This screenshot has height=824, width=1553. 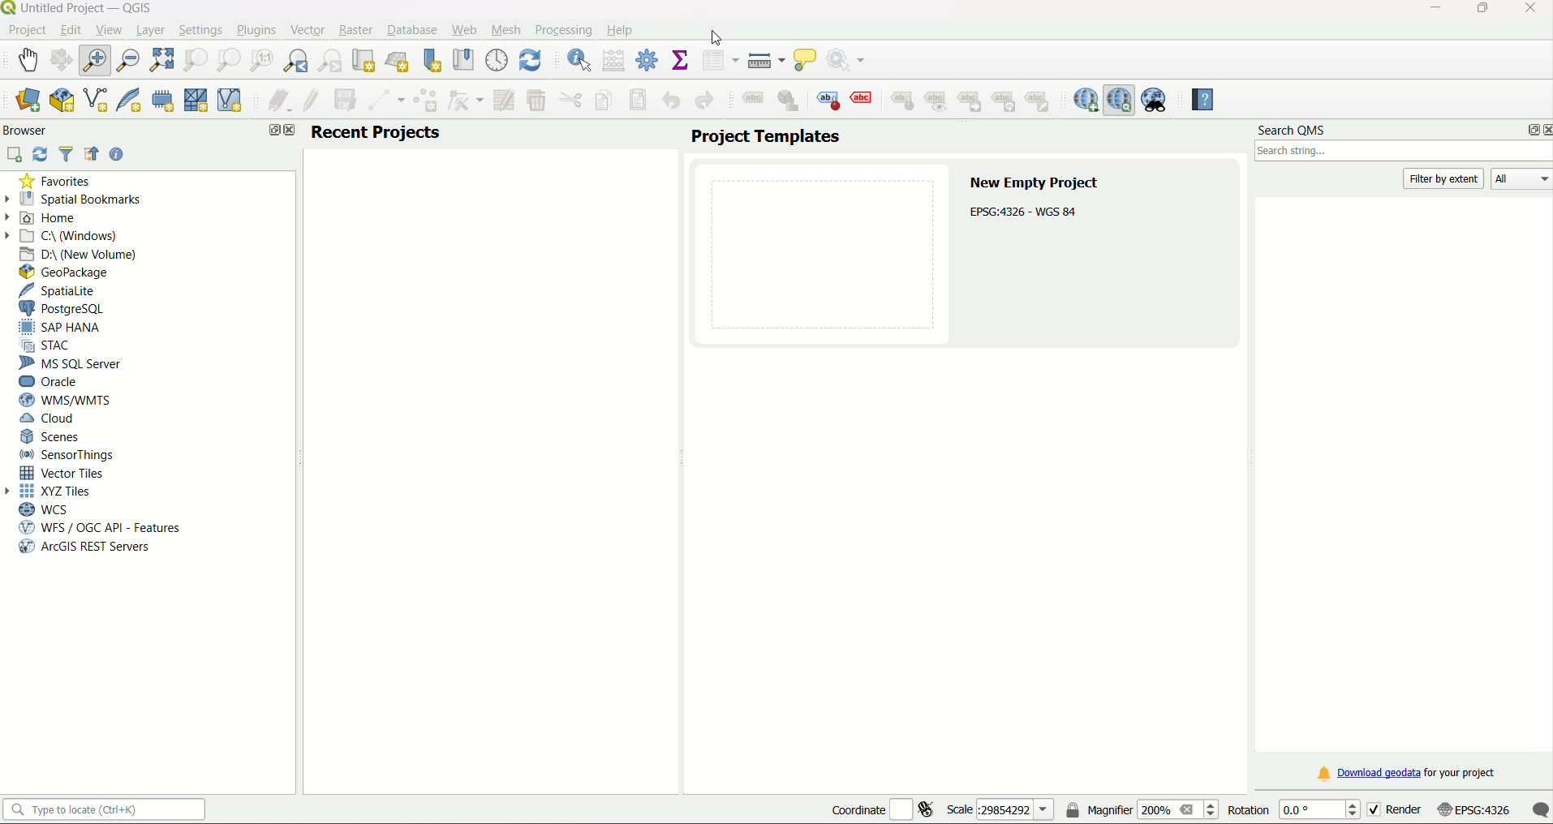 I want to click on new map view, so click(x=365, y=60).